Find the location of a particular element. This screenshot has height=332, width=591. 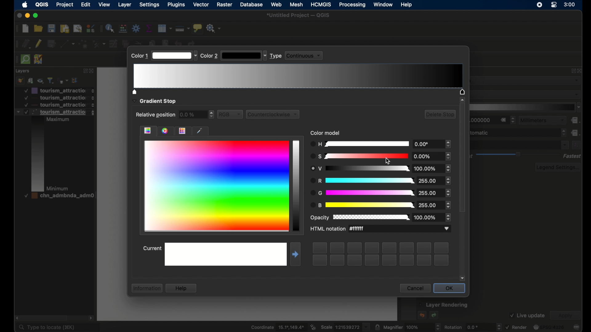

R is located at coordinates (380, 181).